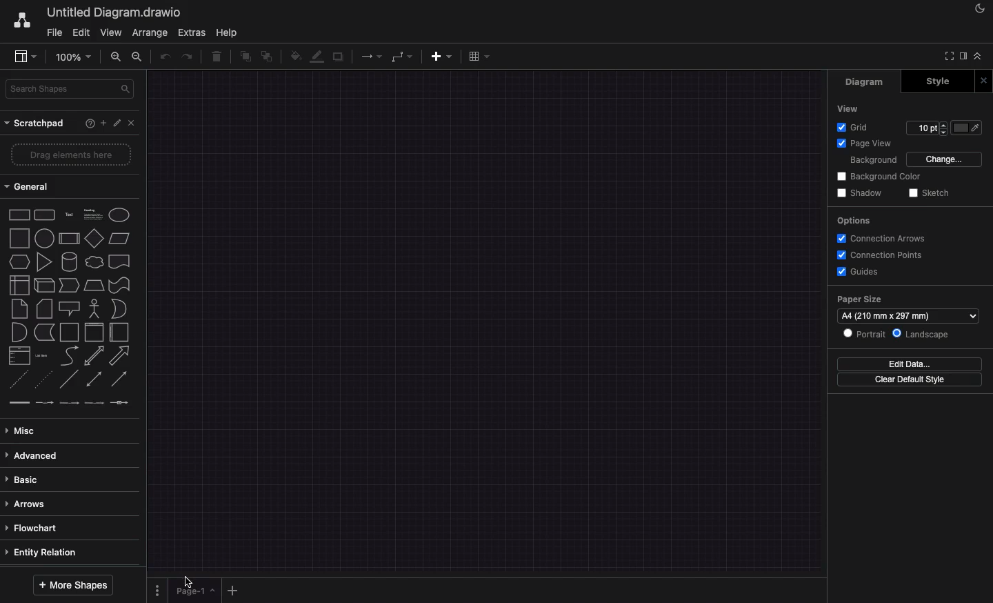 The image size is (993, 603). I want to click on cursor, so click(188, 582).